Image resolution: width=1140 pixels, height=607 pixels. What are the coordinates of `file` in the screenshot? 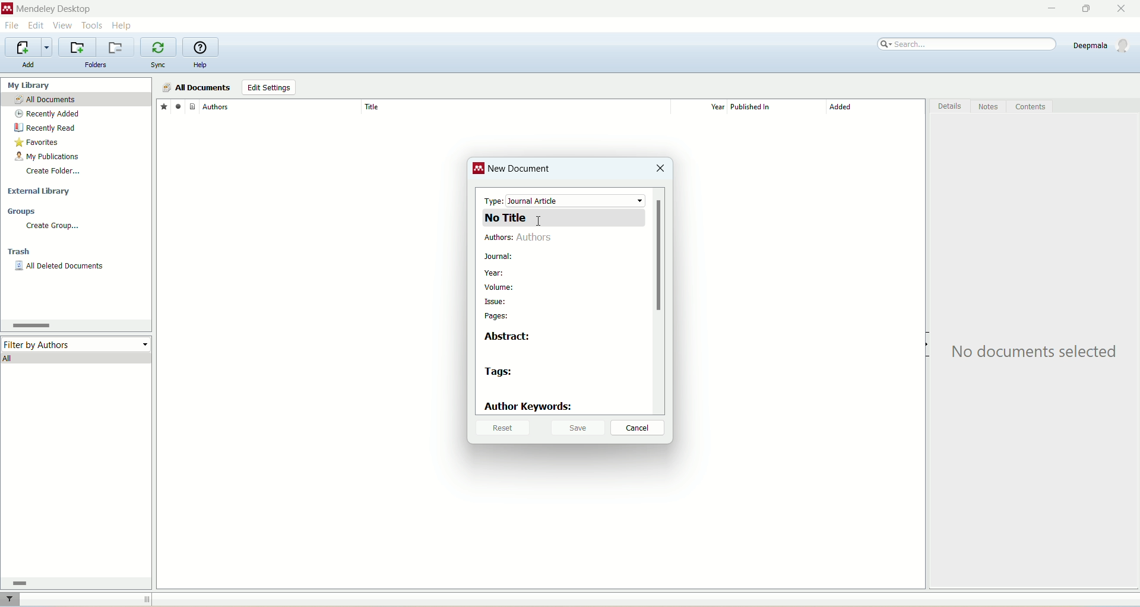 It's located at (11, 27).